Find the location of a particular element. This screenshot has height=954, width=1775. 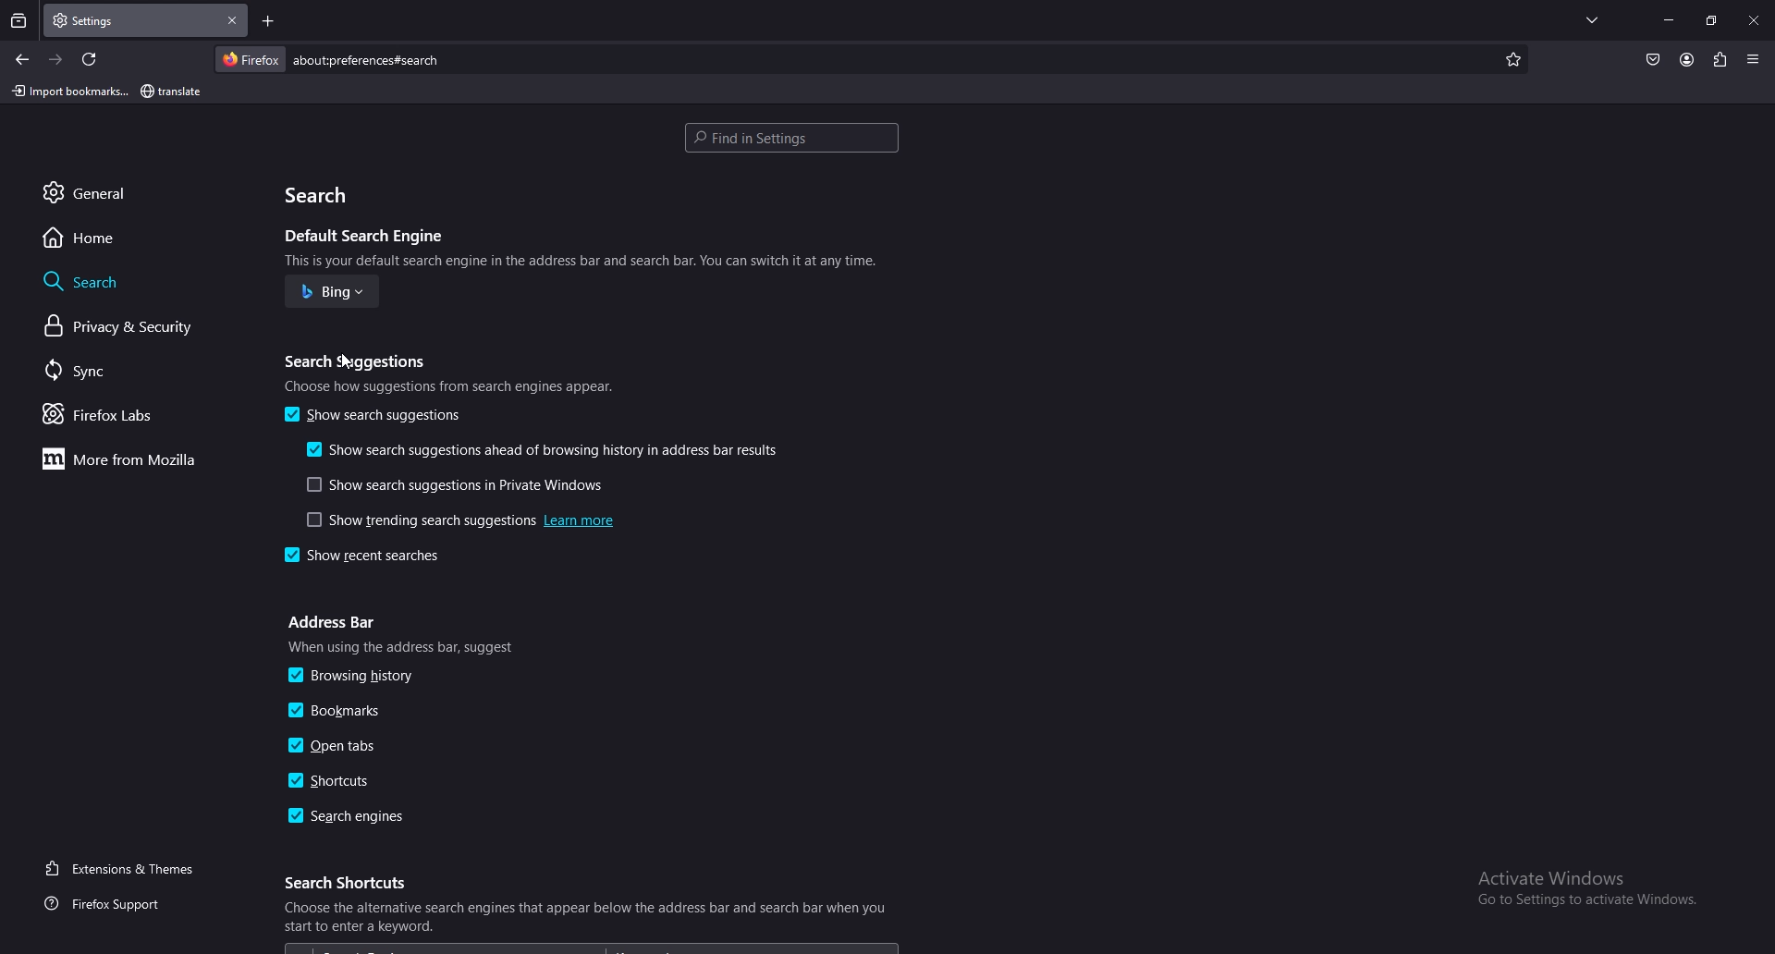

browsing history is located at coordinates (358, 675).